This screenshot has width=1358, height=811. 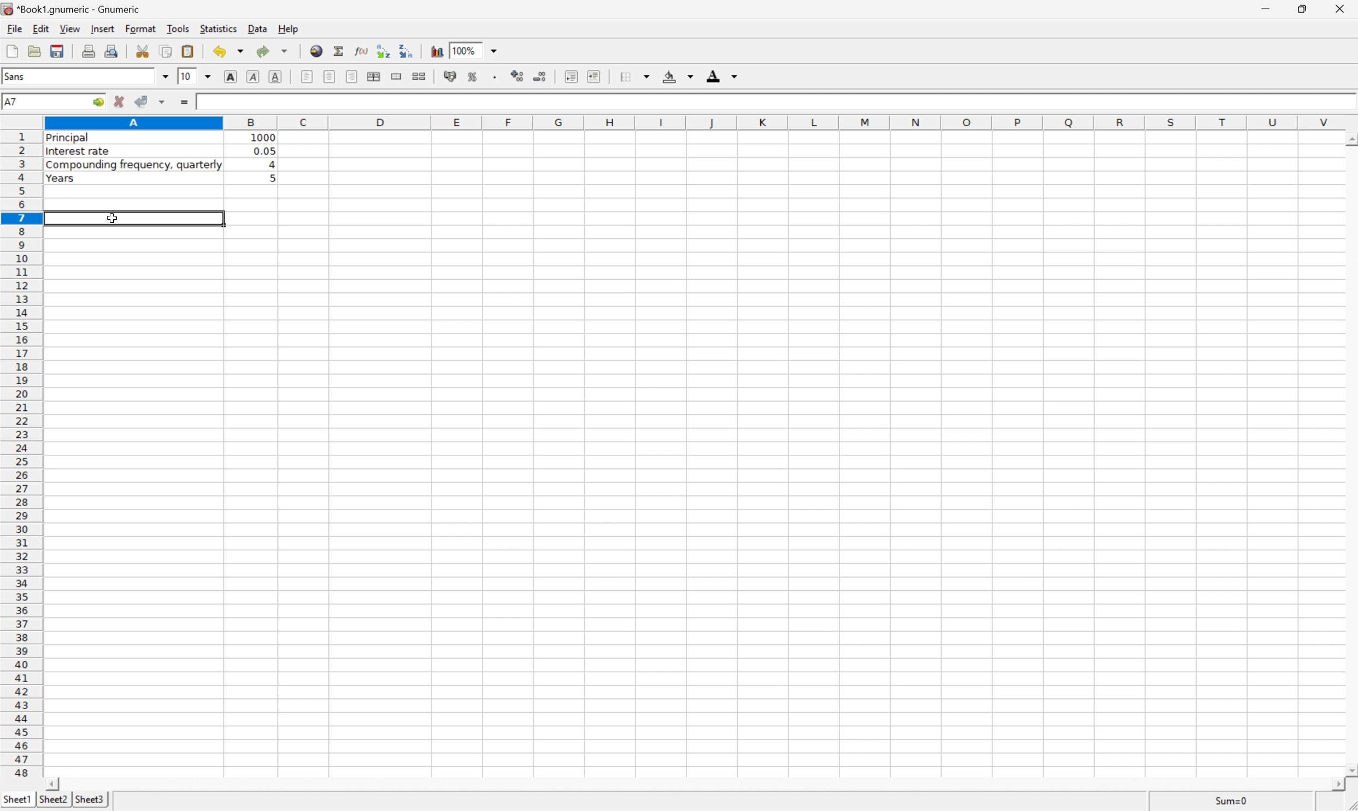 What do you see at coordinates (219, 28) in the screenshot?
I see `statistics` at bounding box center [219, 28].